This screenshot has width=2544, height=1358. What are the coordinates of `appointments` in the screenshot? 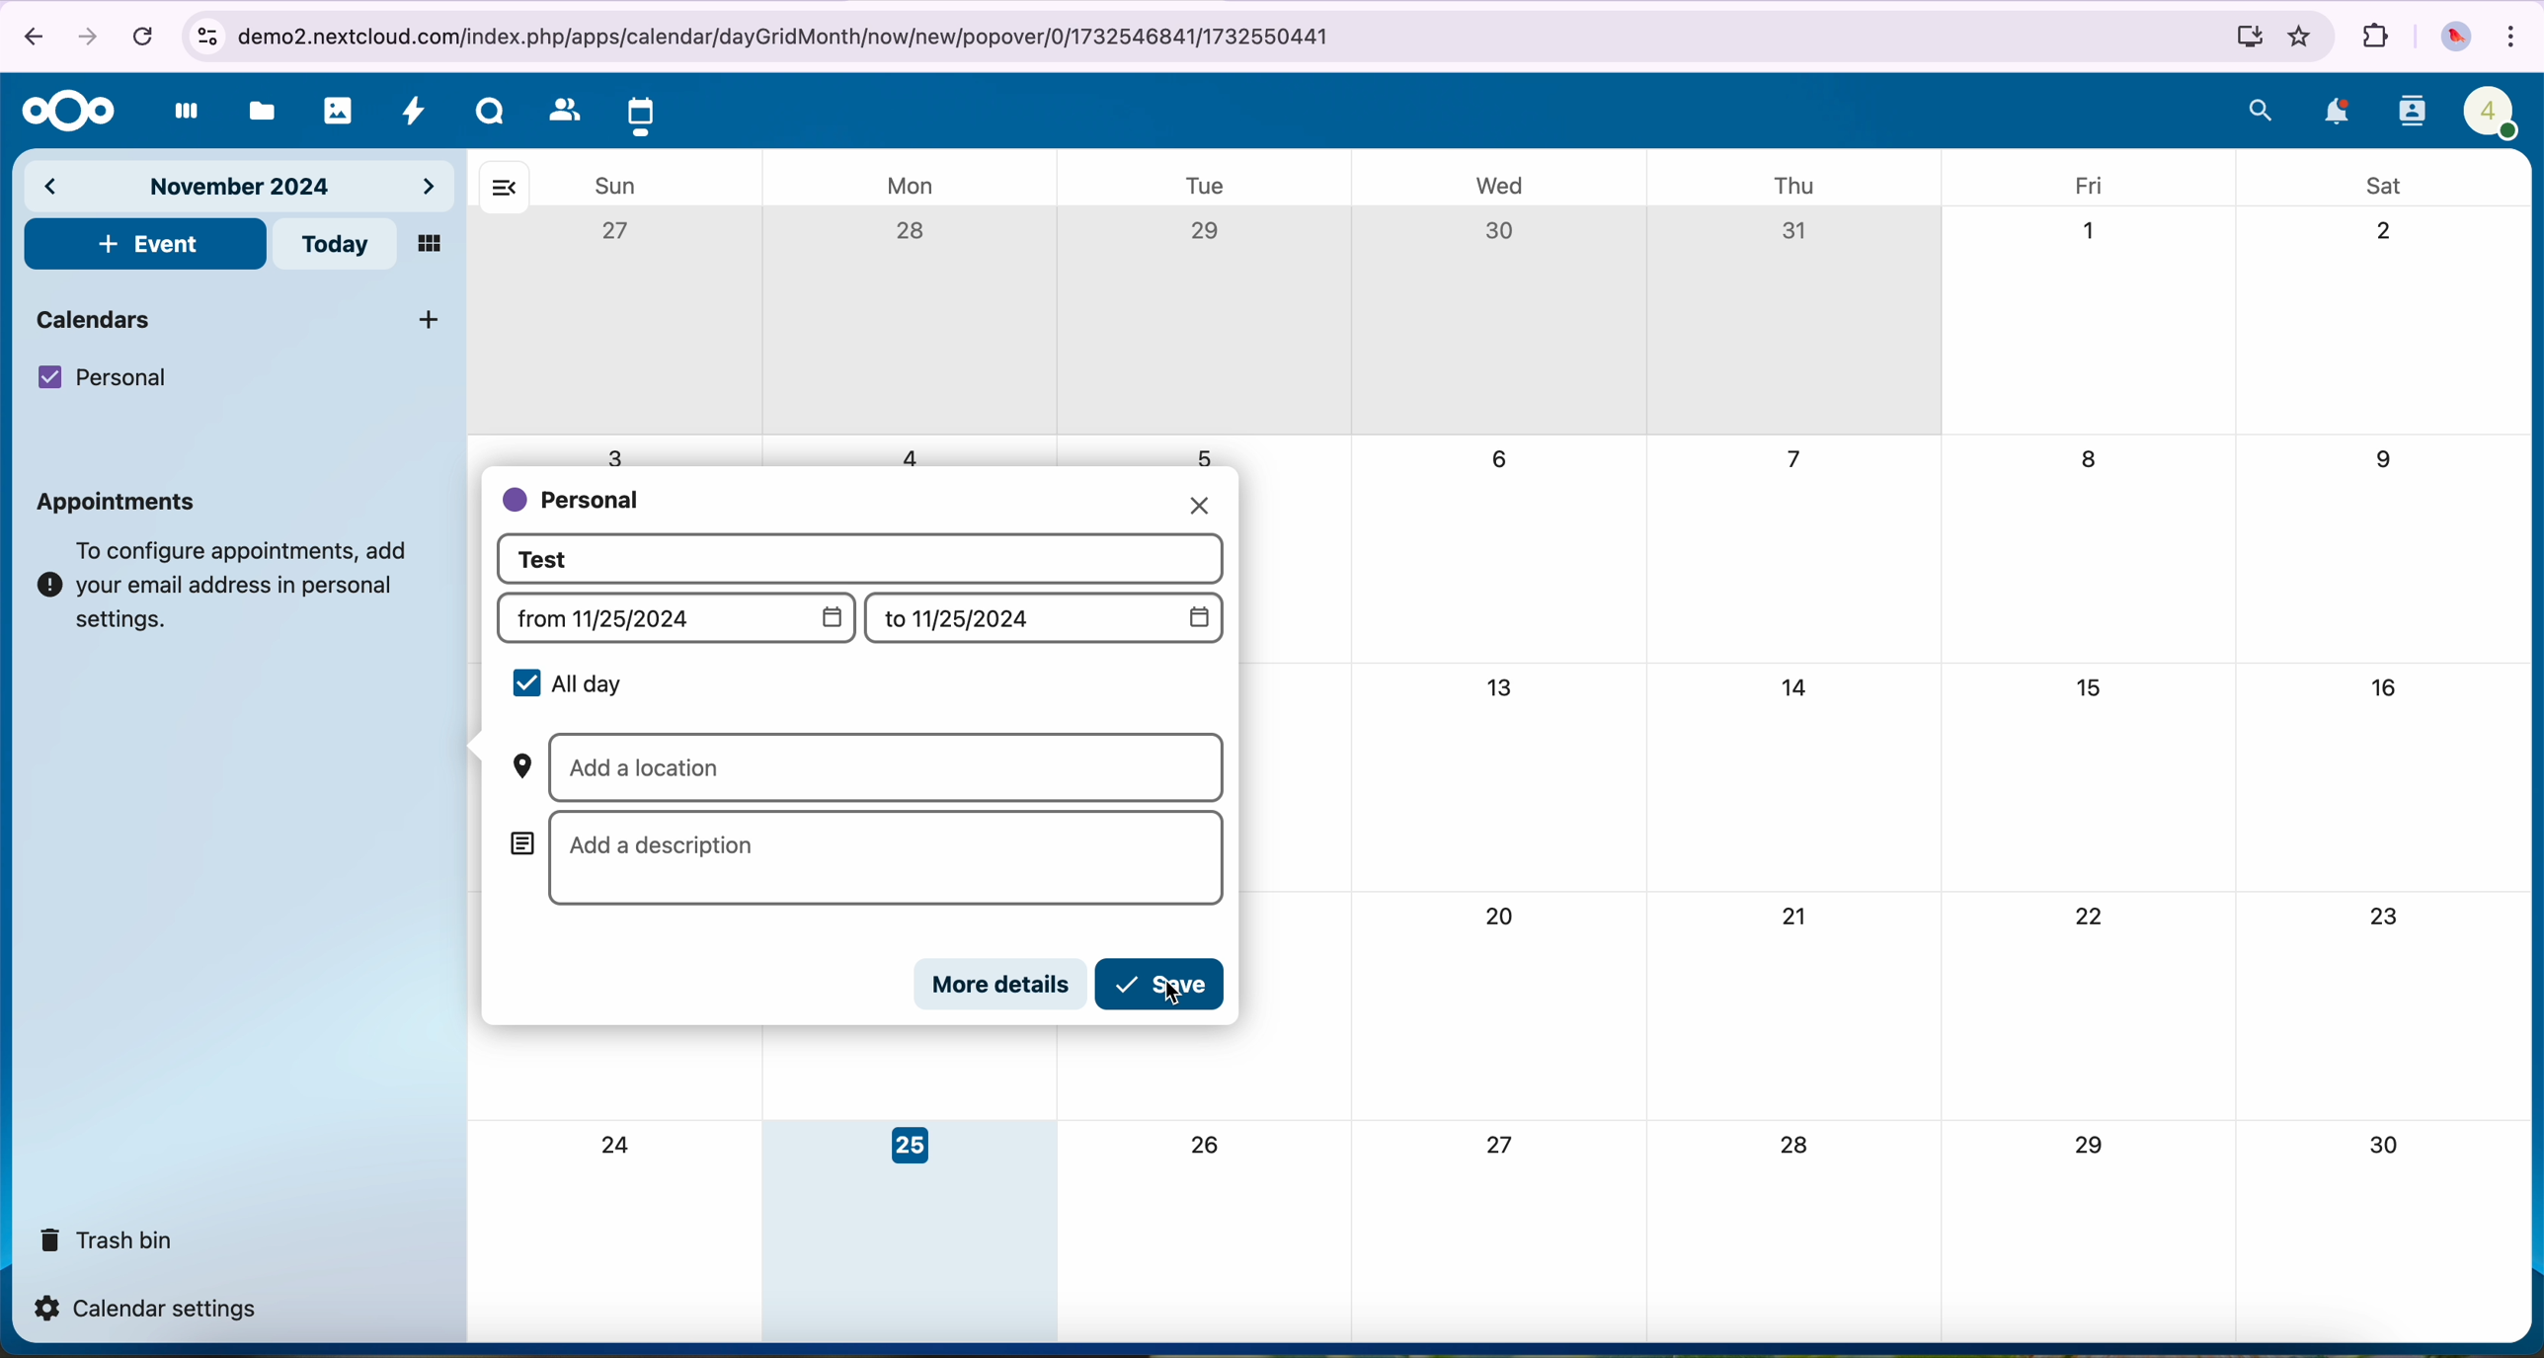 It's located at (123, 502).